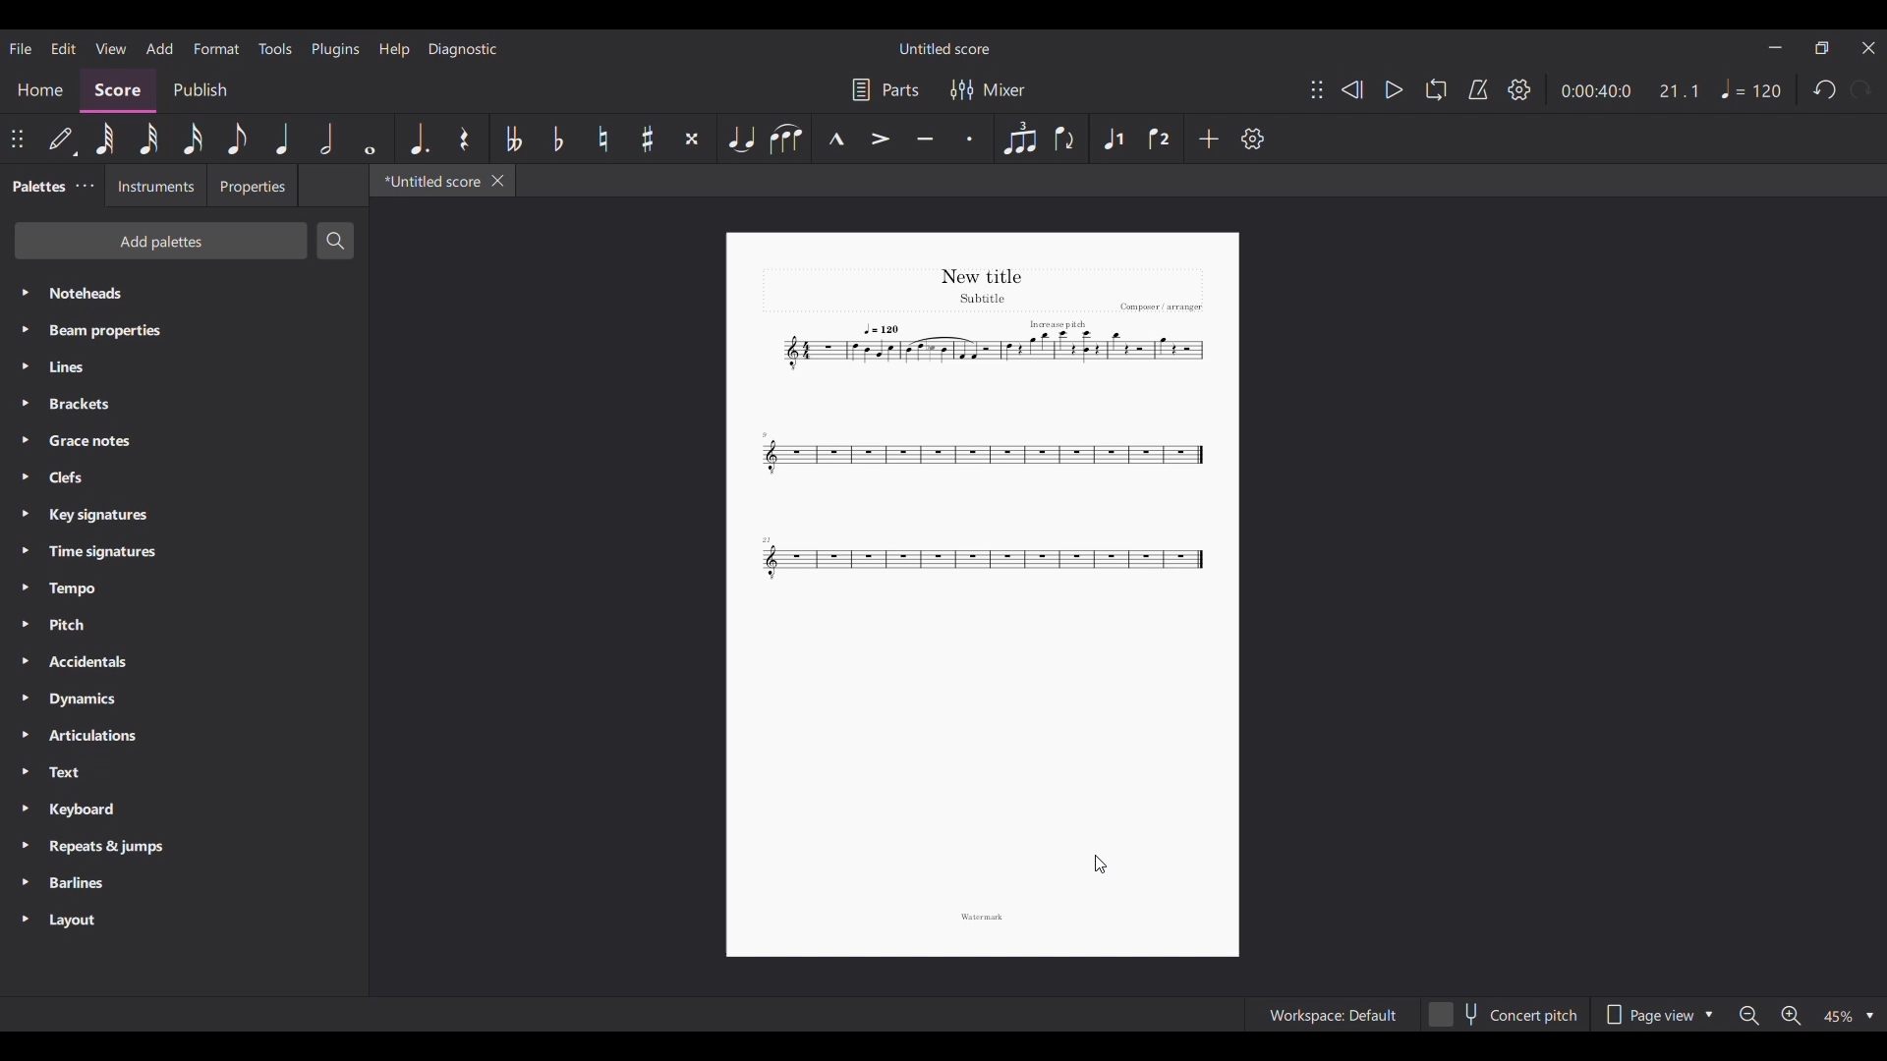 The width and height of the screenshot is (1887, 1061). Describe the element at coordinates (148, 139) in the screenshot. I see `32nd menu` at that location.